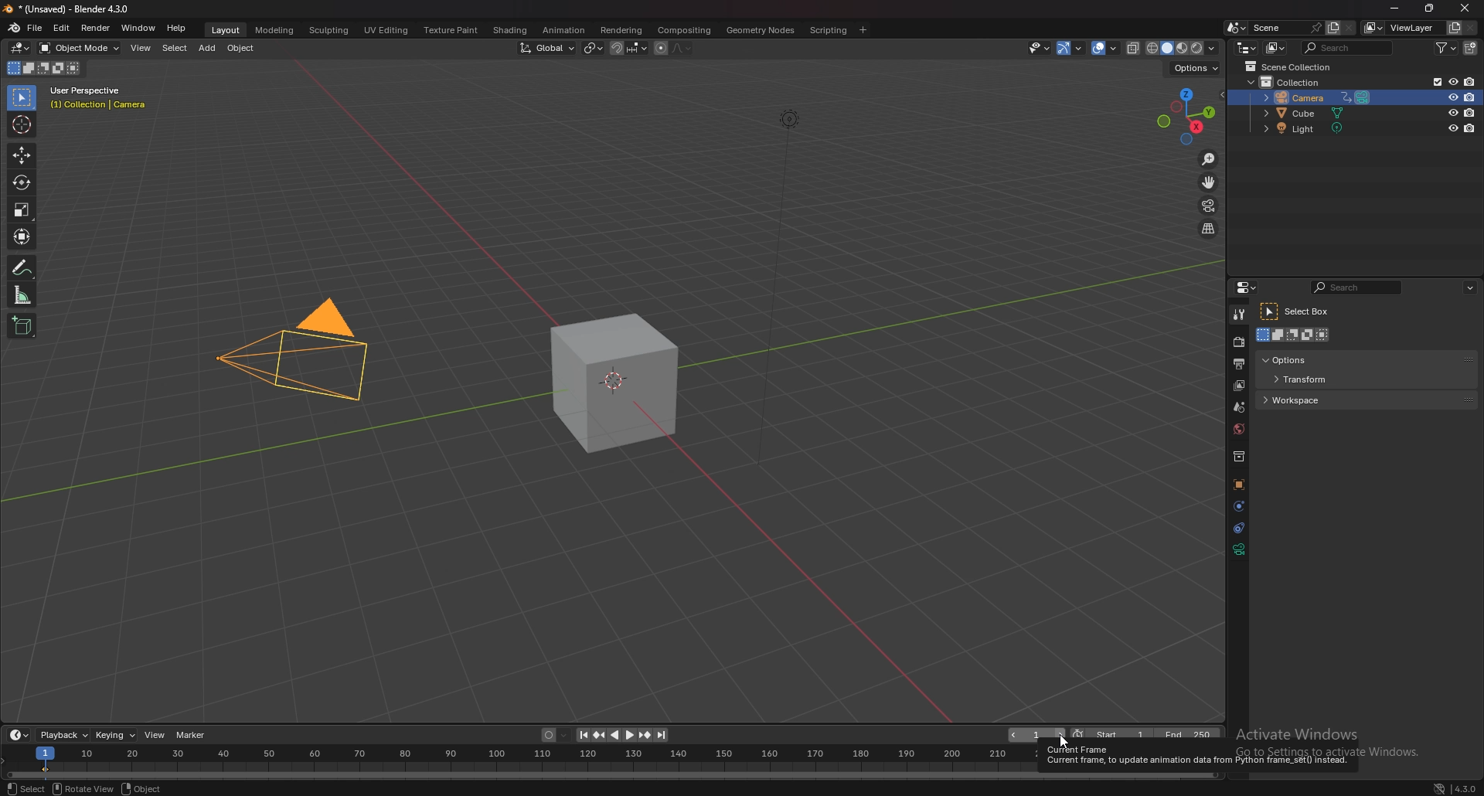 This screenshot has height=796, width=1484. Describe the element at coordinates (1313, 97) in the screenshot. I see `camera` at that location.